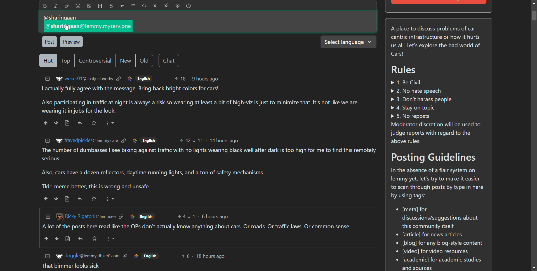 The image size is (537, 271). Describe the element at coordinates (50, 42) in the screenshot. I see `post` at that location.